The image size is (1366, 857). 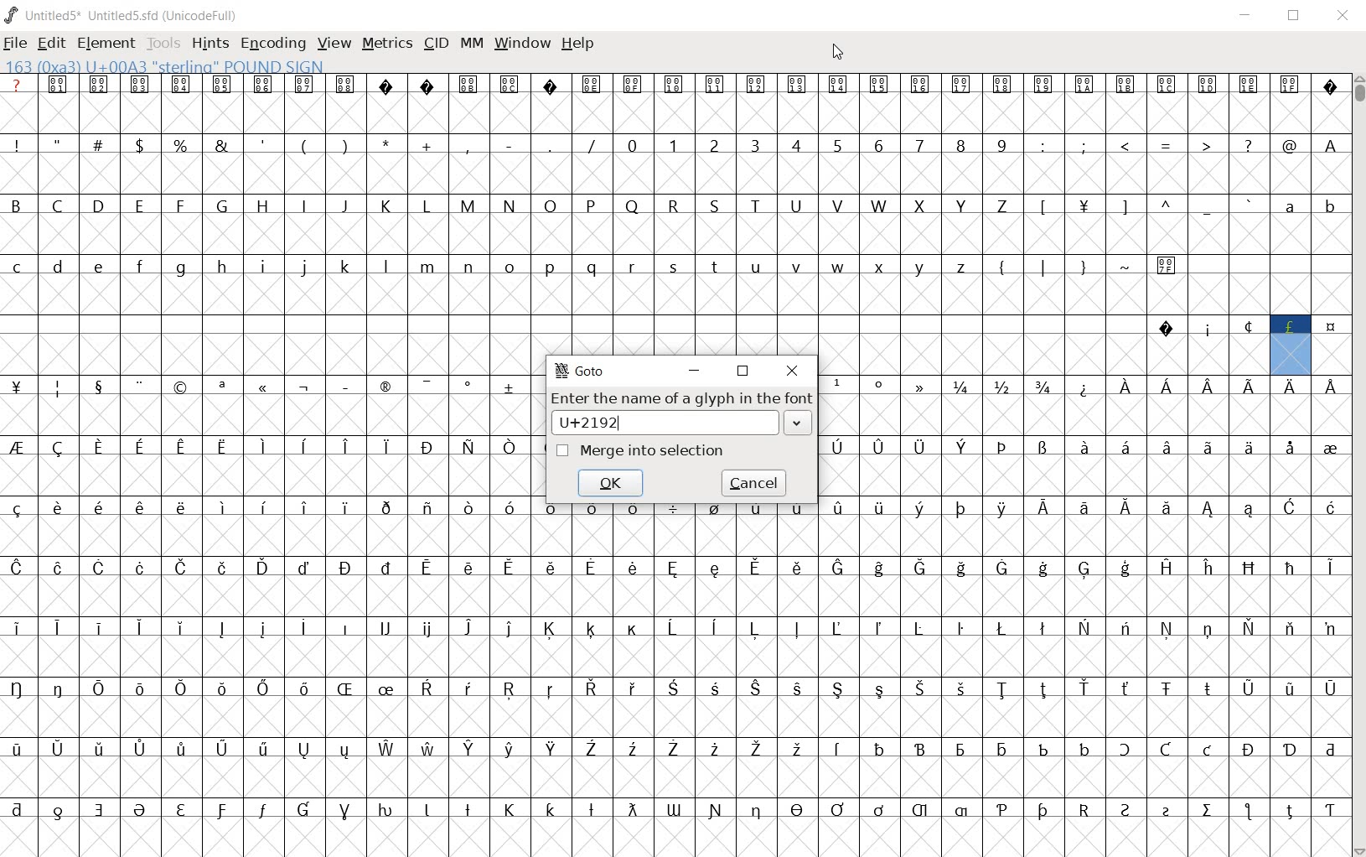 What do you see at coordinates (16, 42) in the screenshot?
I see `FILE` at bounding box center [16, 42].